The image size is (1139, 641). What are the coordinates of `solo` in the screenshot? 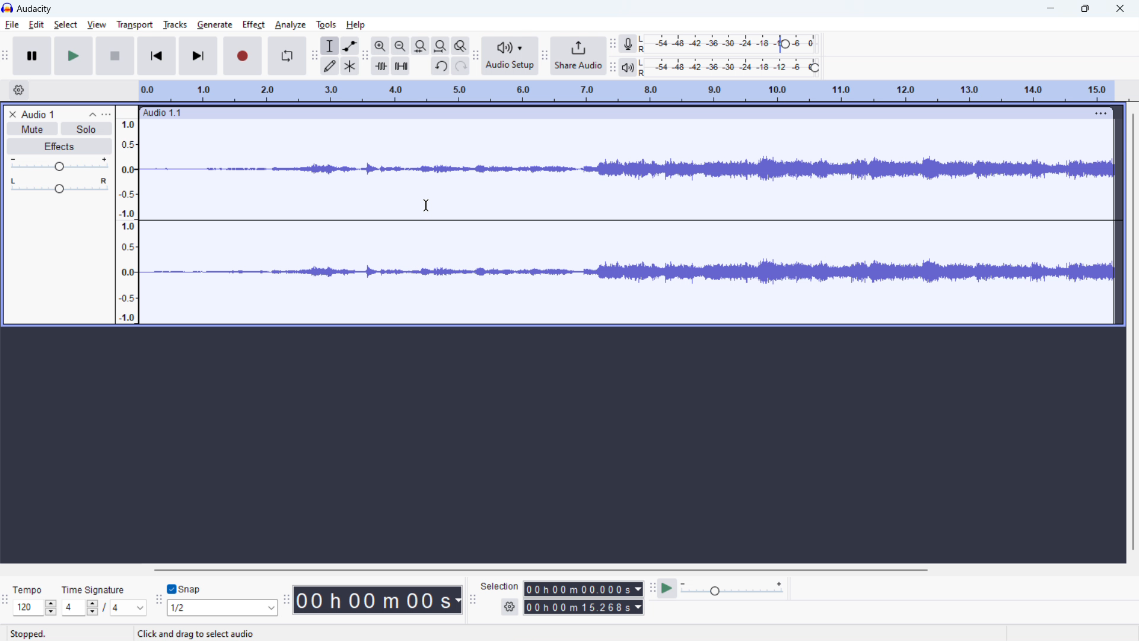 It's located at (87, 129).